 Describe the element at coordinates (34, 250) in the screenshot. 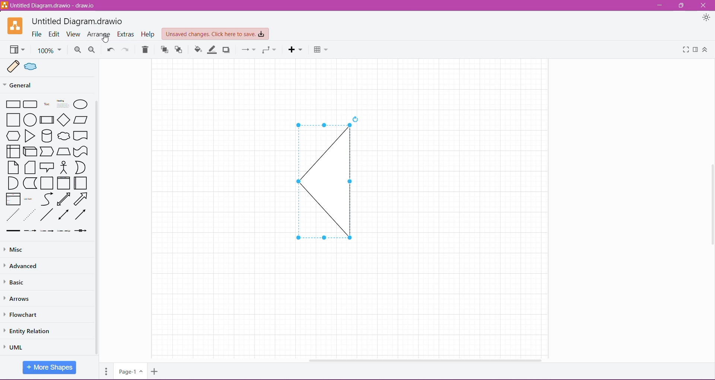

I see `Misc` at that location.